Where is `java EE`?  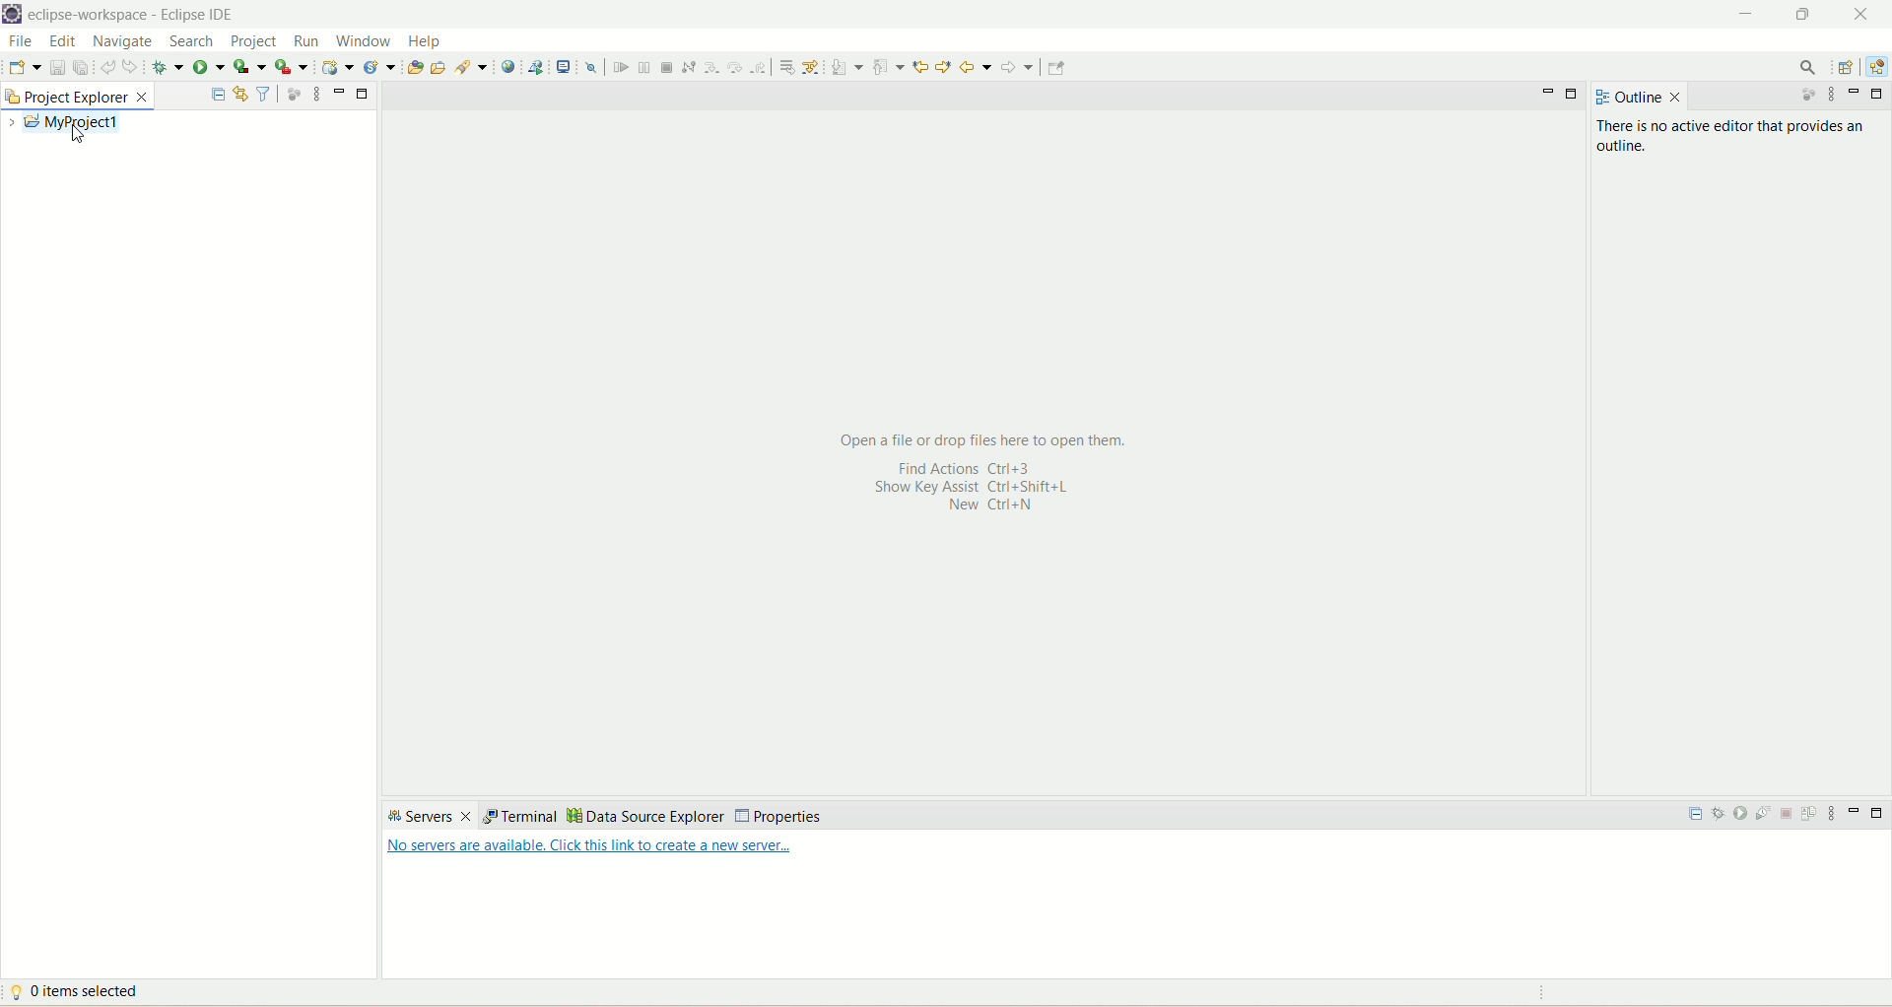 java EE is located at coordinates (1878, 66).